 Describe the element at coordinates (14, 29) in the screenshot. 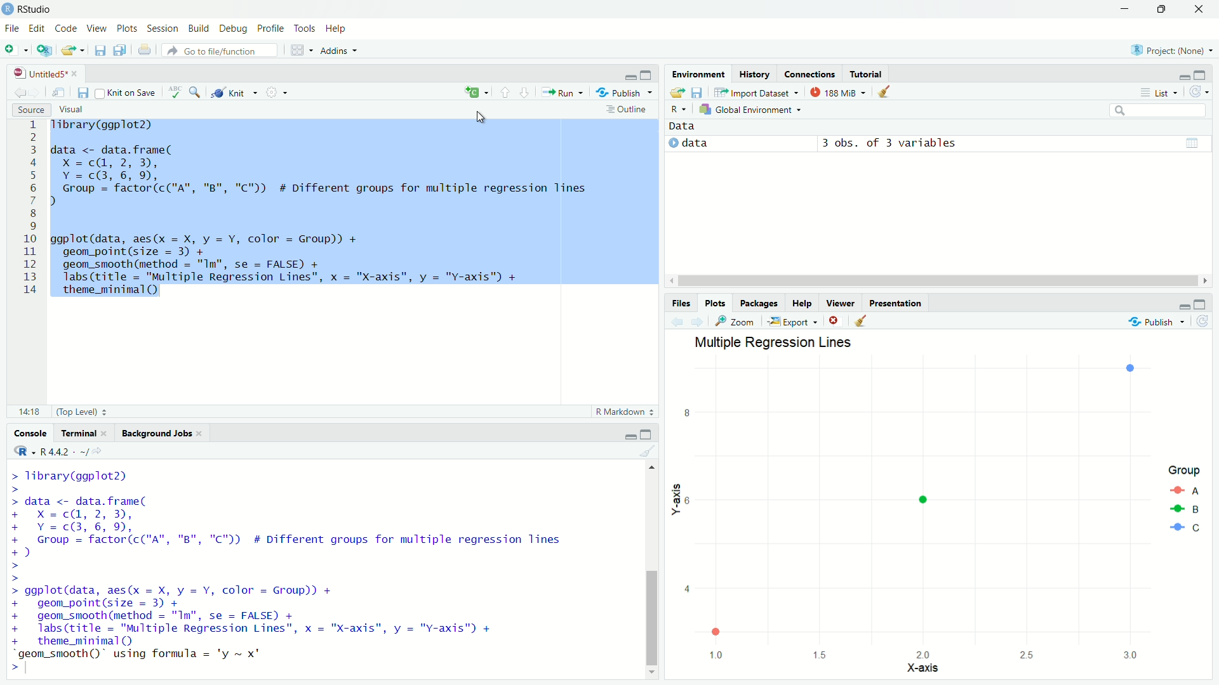

I see `File` at that location.